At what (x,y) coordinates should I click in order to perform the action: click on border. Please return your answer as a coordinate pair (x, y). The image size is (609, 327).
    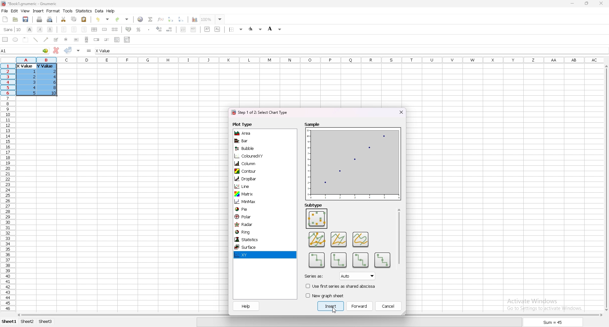
    Looking at the image, I should click on (237, 29).